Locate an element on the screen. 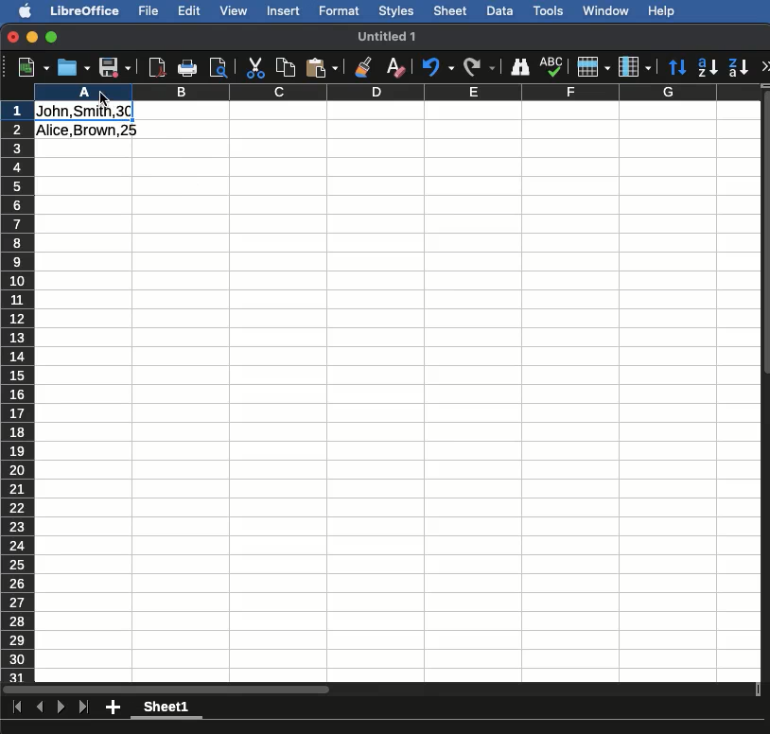 The height and width of the screenshot is (734, 770). Close is located at coordinates (12, 37).